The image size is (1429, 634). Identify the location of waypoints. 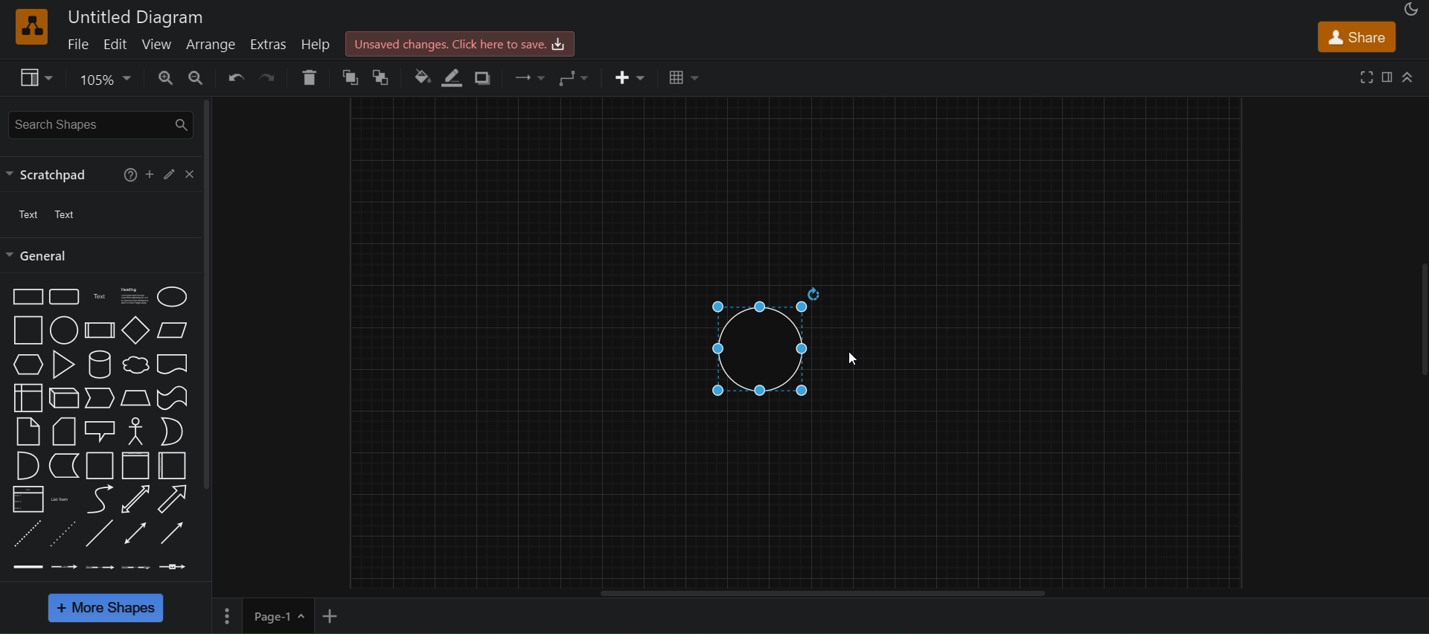
(576, 78).